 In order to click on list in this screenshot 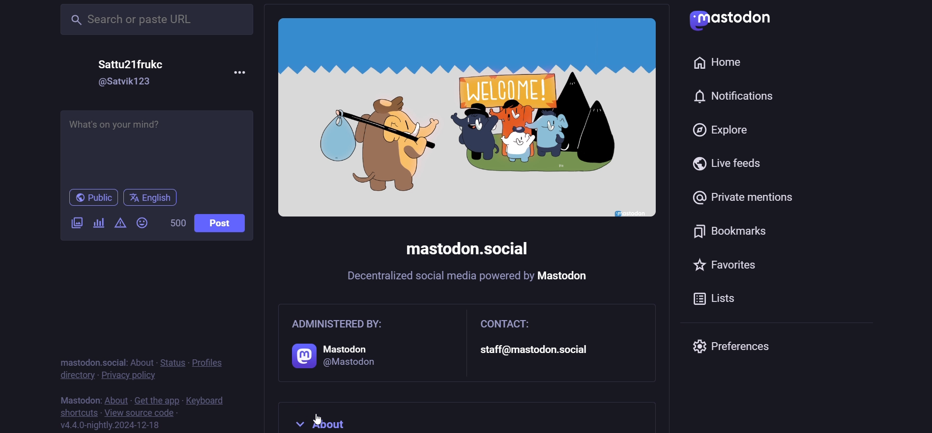, I will do `click(722, 301)`.